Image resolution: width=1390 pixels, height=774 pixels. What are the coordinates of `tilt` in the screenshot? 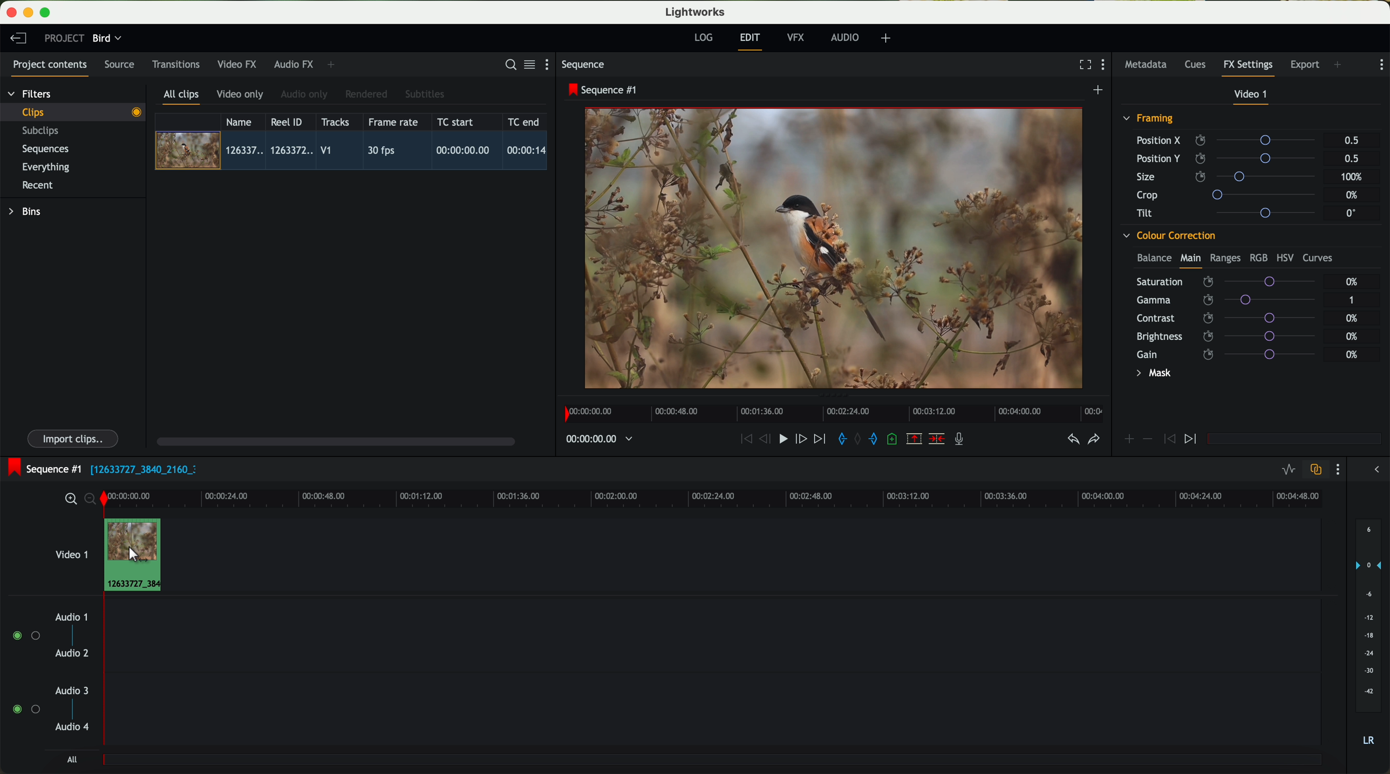 It's located at (1231, 213).